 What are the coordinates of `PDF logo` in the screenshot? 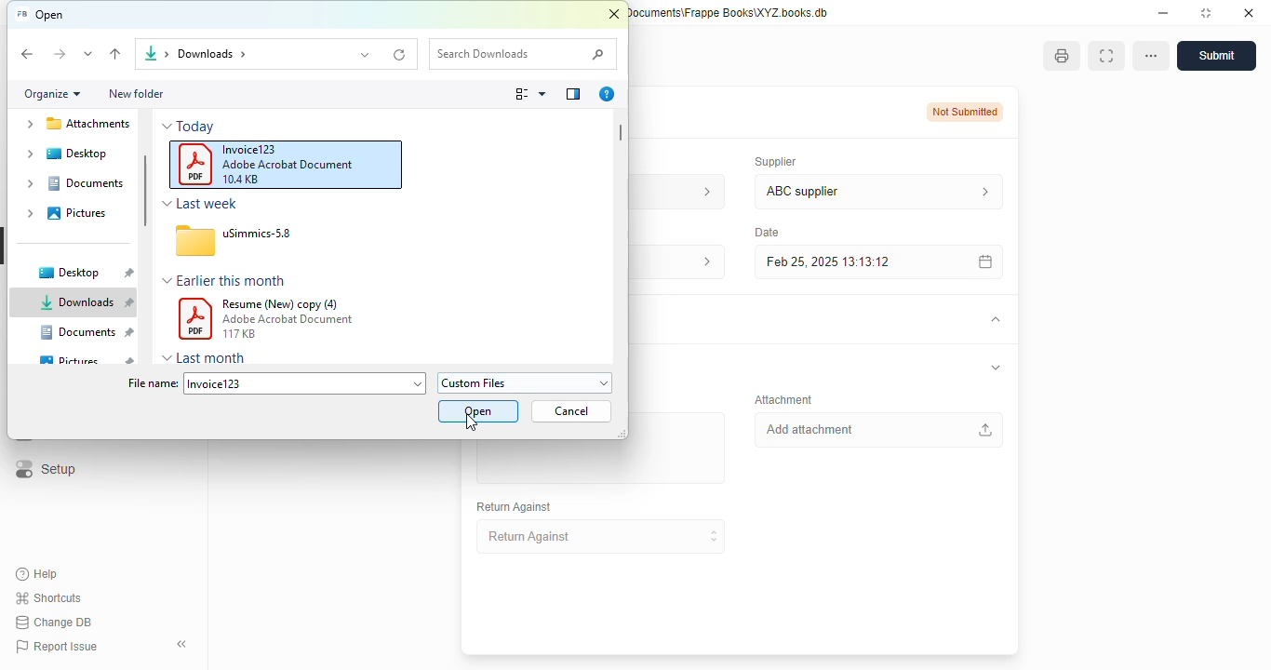 It's located at (195, 319).